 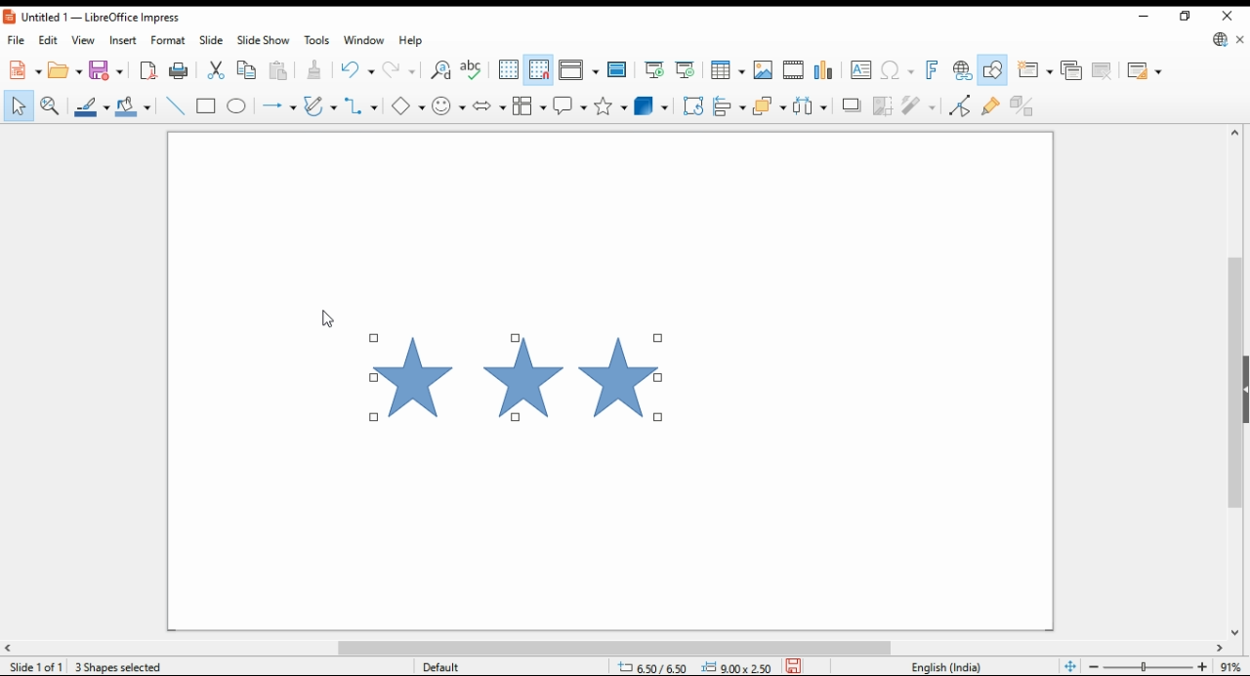 I want to click on slide info, so click(x=39, y=664).